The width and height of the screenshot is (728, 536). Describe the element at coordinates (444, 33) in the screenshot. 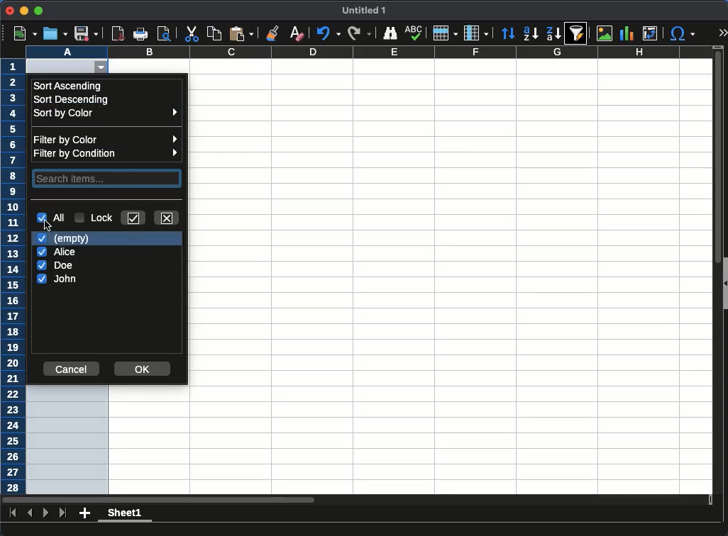

I see `row` at that location.